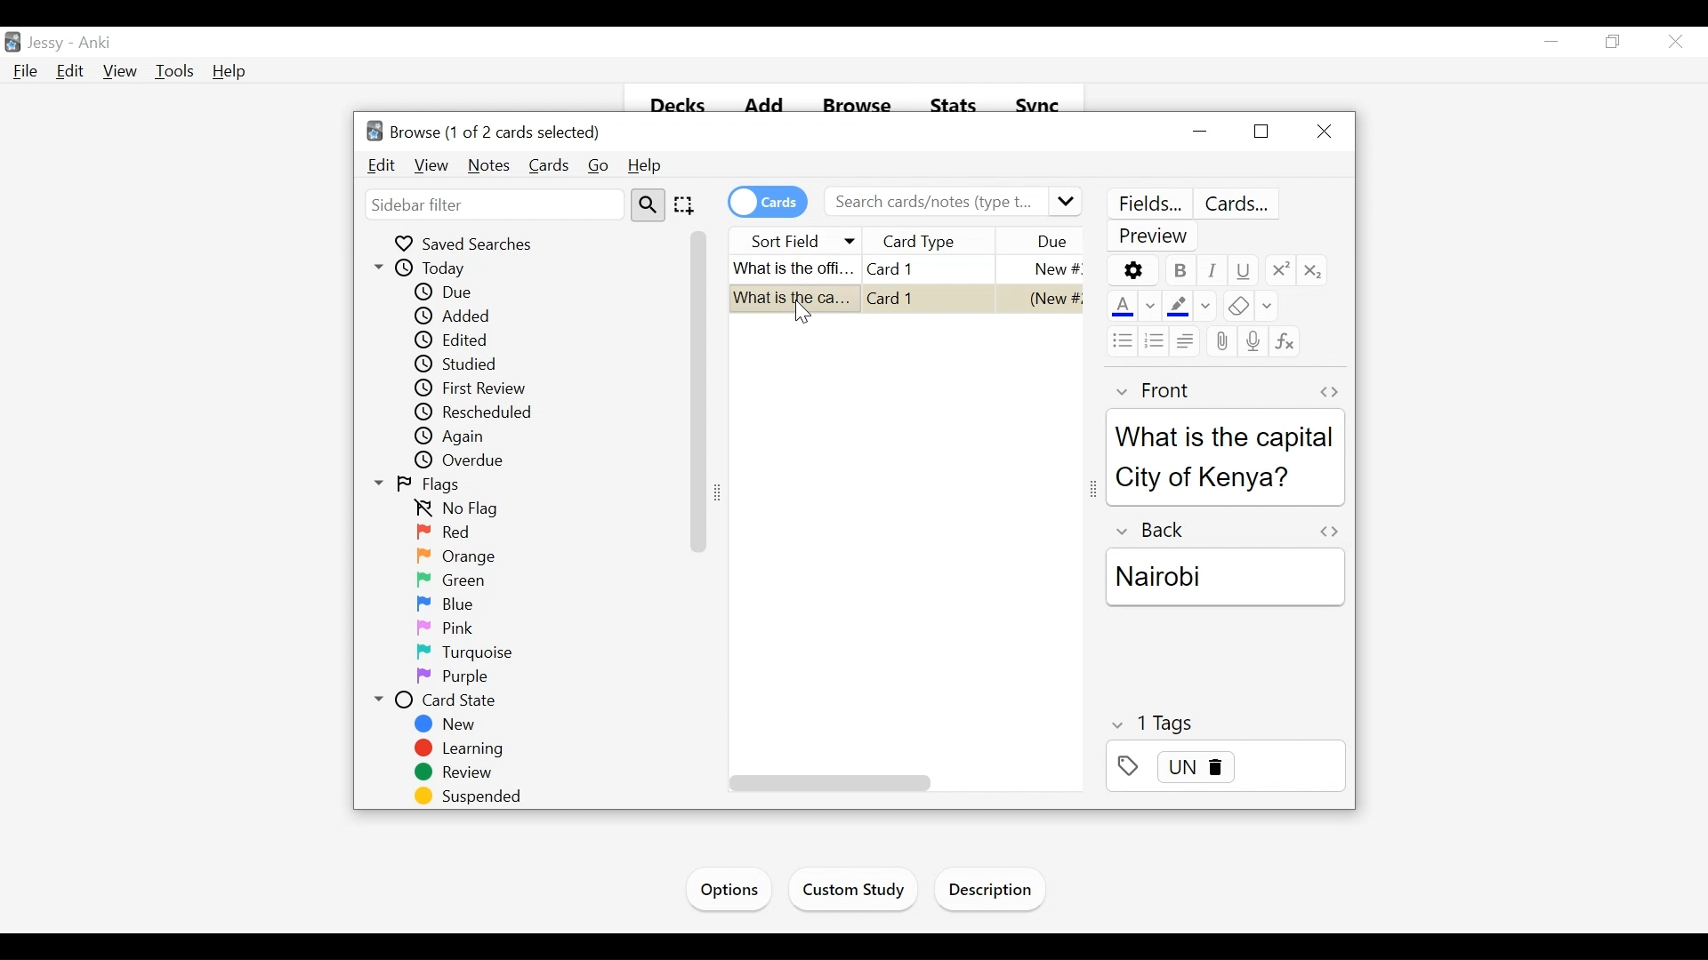 The image size is (1708, 960). I want to click on Restore, so click(1615, 42).